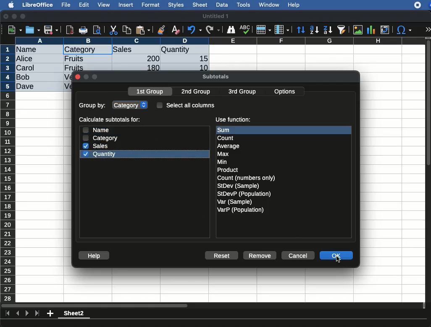 The height and width of the screenshot is (327, 431). Describe the element at coordinates (32, 68) in the screenshot. I see `Carol` at that location.